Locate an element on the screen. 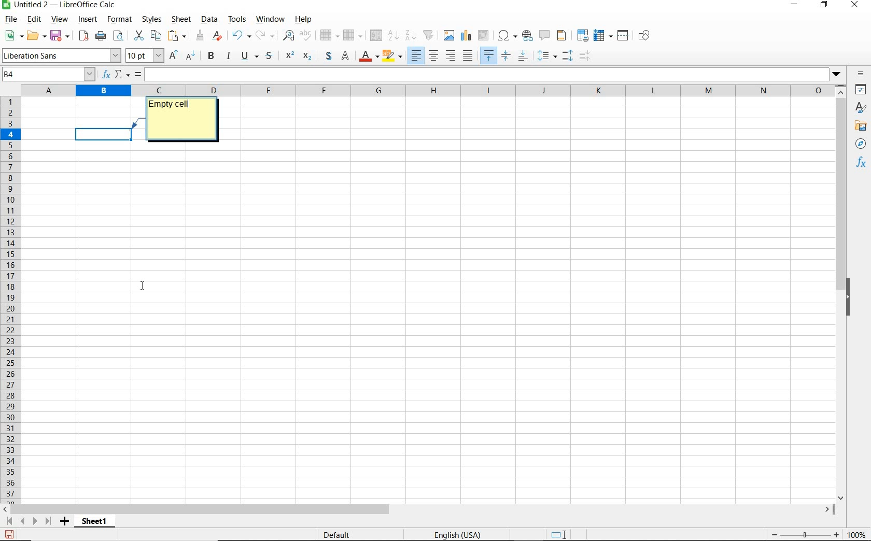  toggle print preview is located at coordinates (119, 36).